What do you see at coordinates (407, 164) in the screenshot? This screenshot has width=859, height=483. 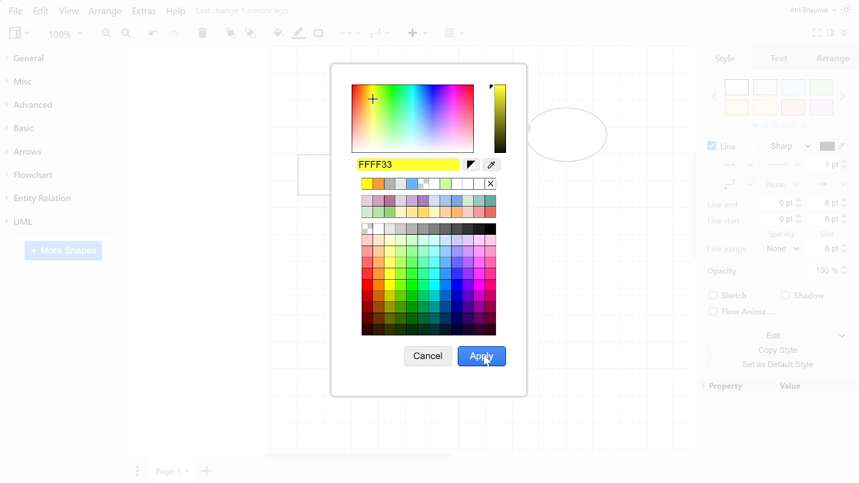 I see `Current color` at bounding box center [407, 164].